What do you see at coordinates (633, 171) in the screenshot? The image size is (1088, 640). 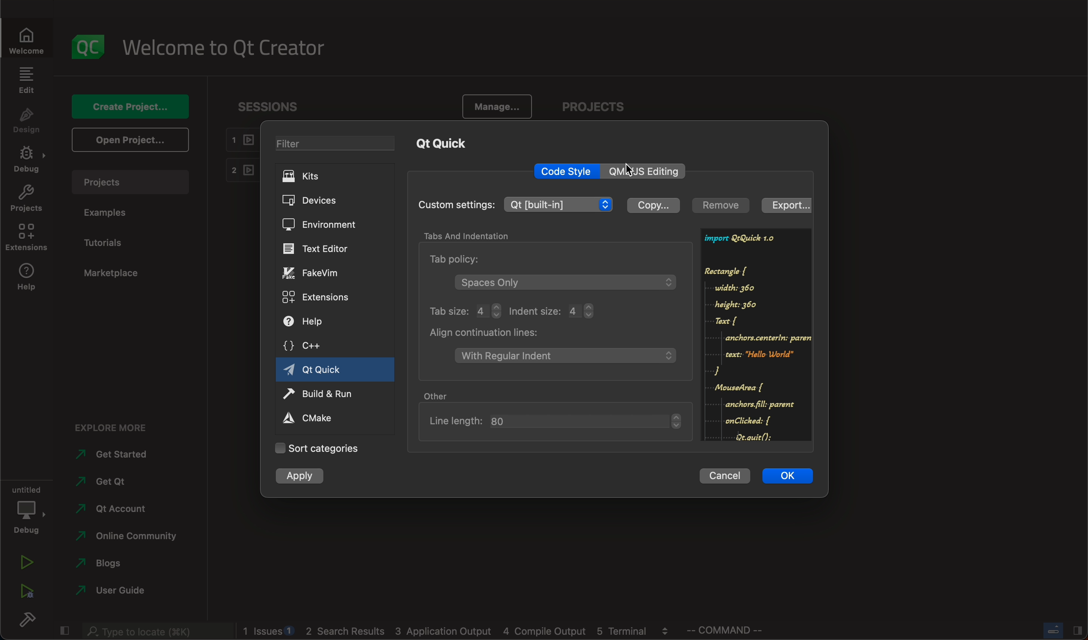 I see `cursor` at bounding box center [633, 171].